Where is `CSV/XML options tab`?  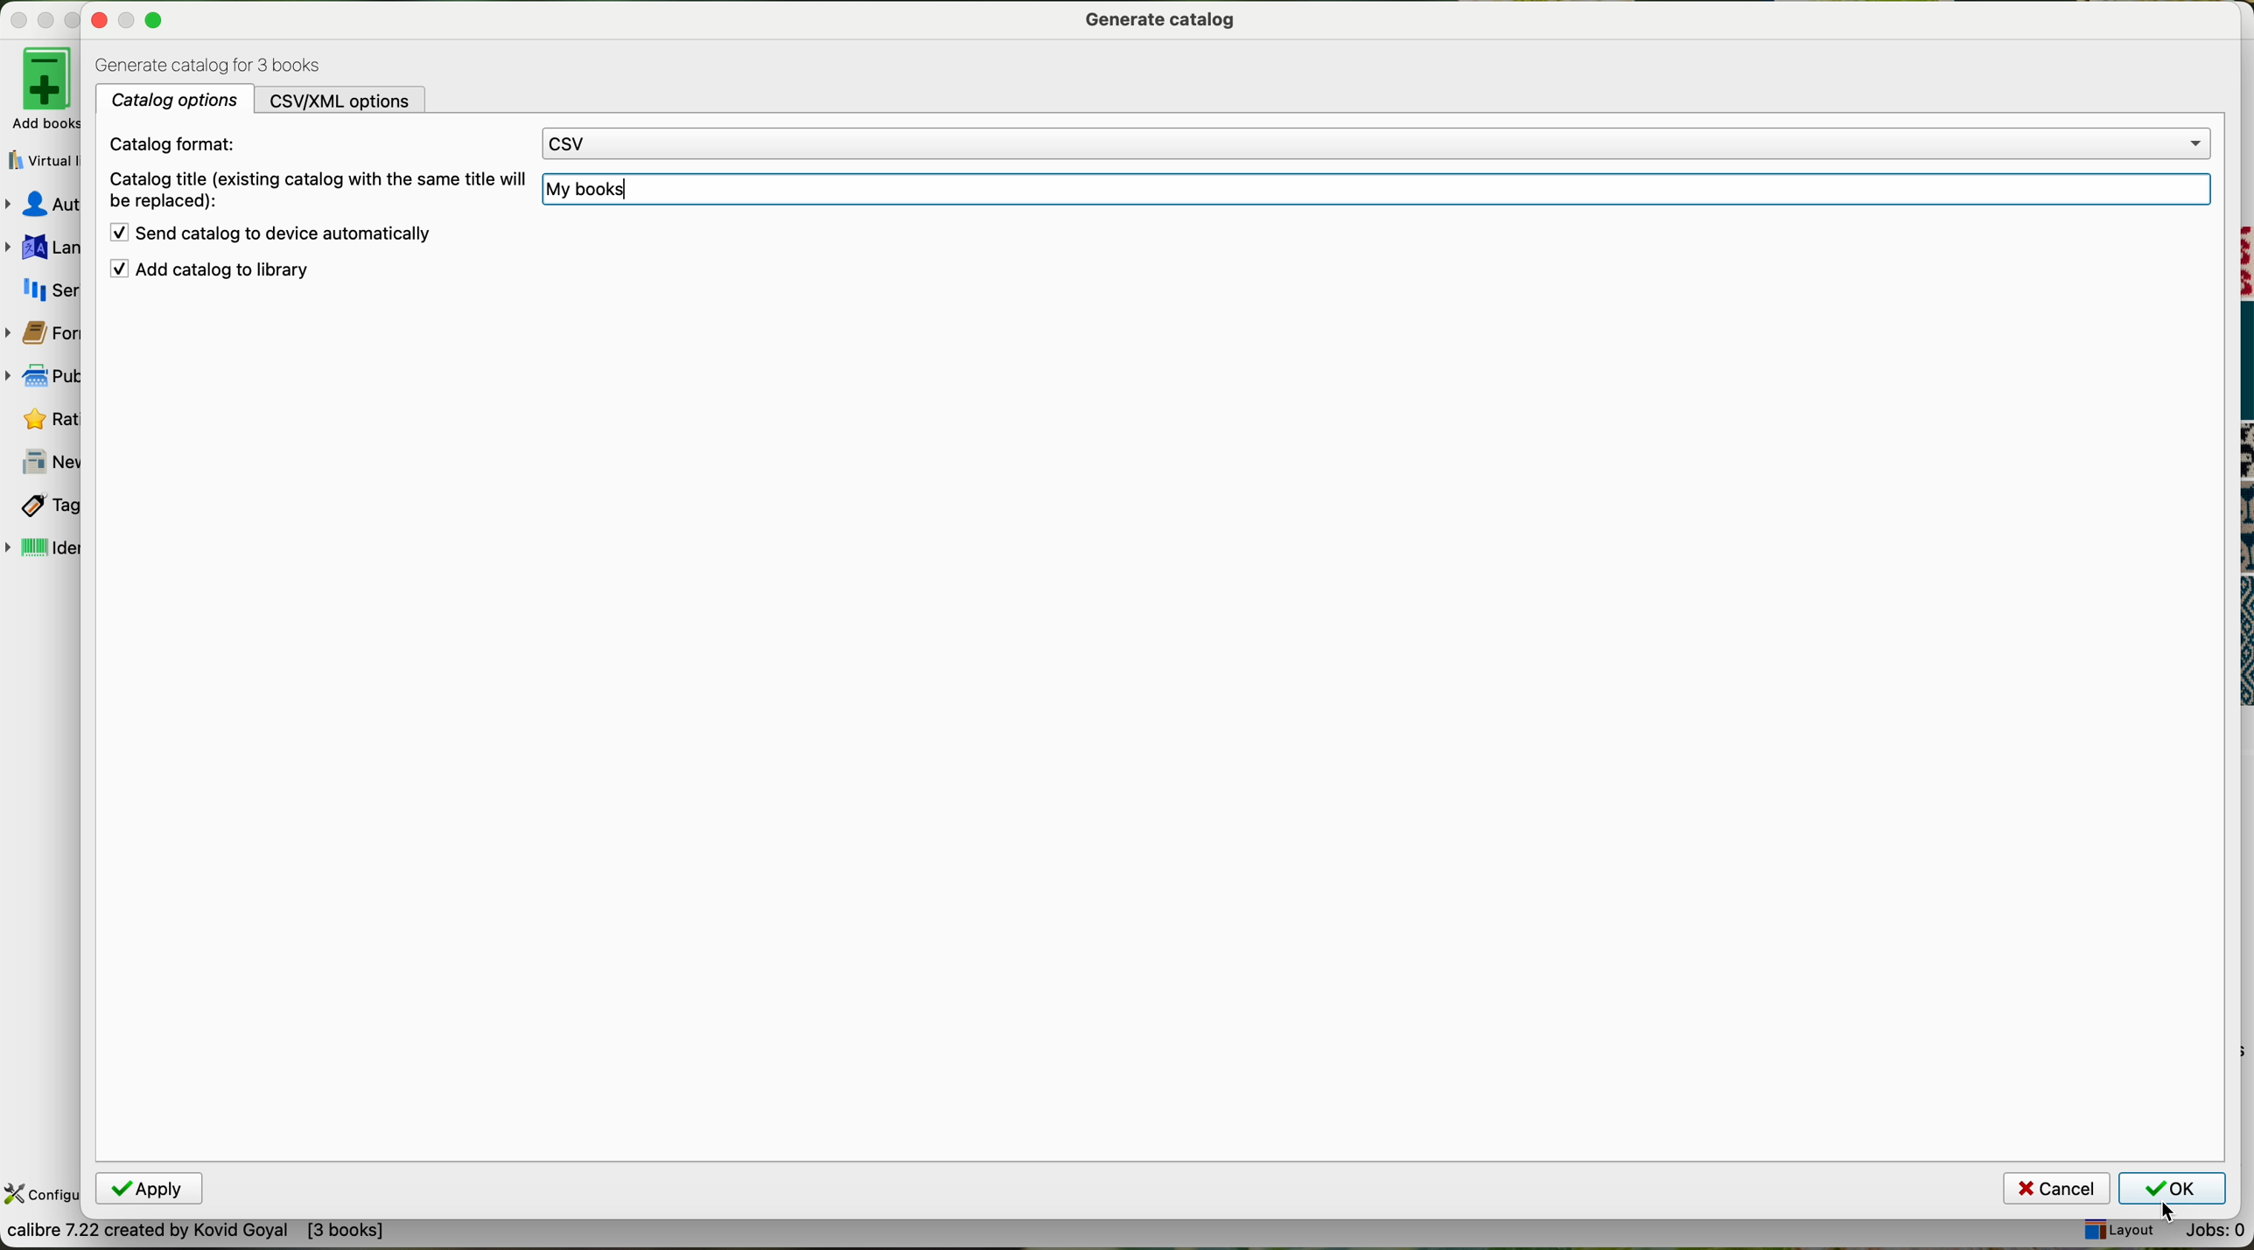
CSV/XML options tab is located at coordinates (340, 98).